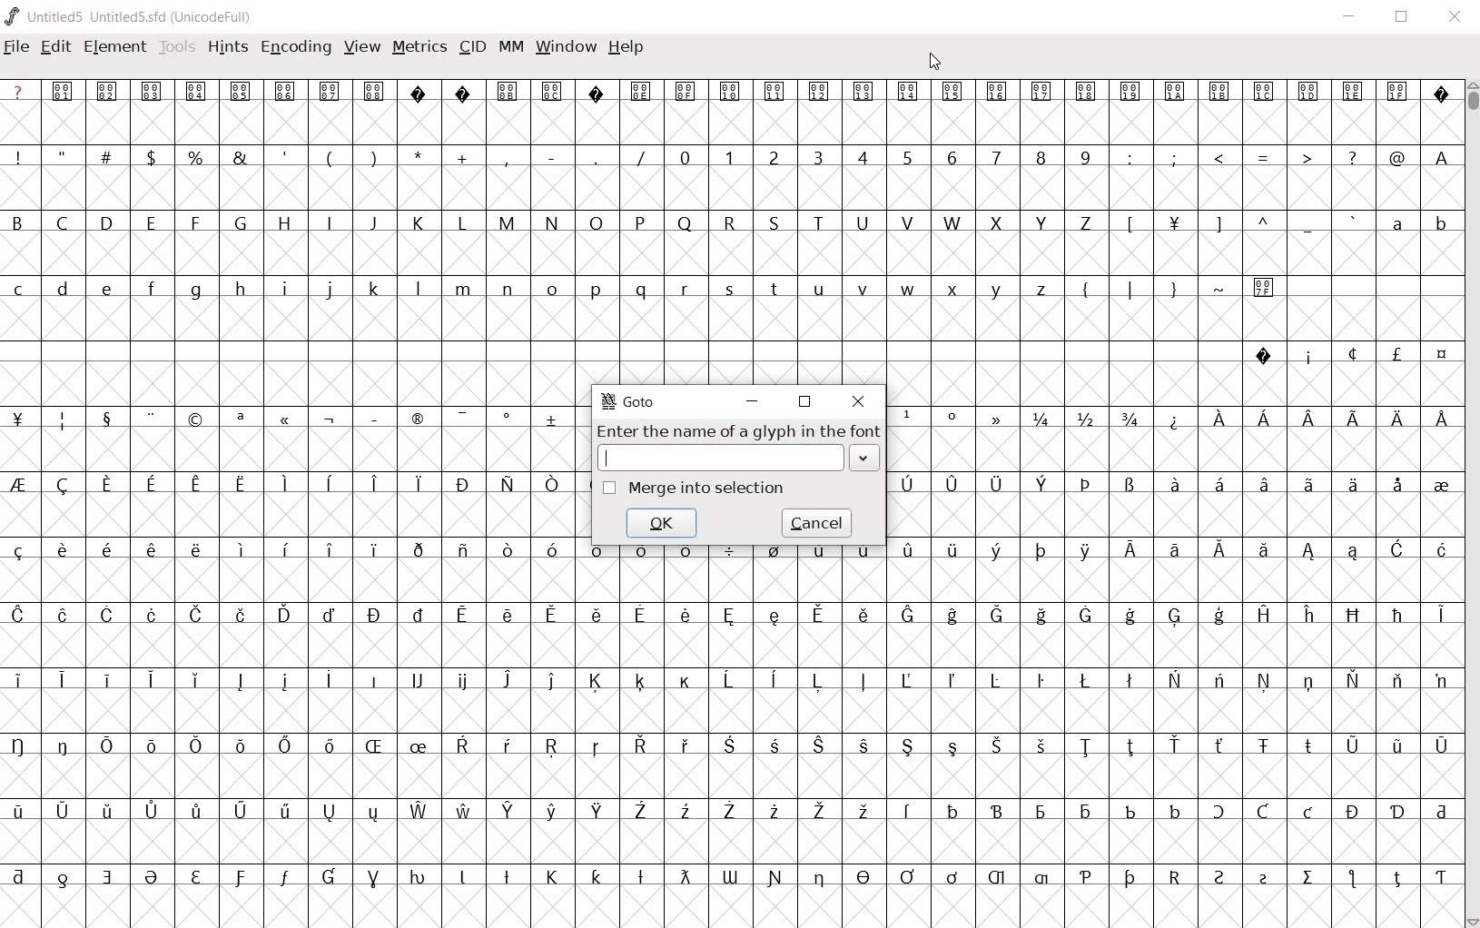 This screenshot has width=1480, height=928. I want to click on Symbol, so click(418, 420).